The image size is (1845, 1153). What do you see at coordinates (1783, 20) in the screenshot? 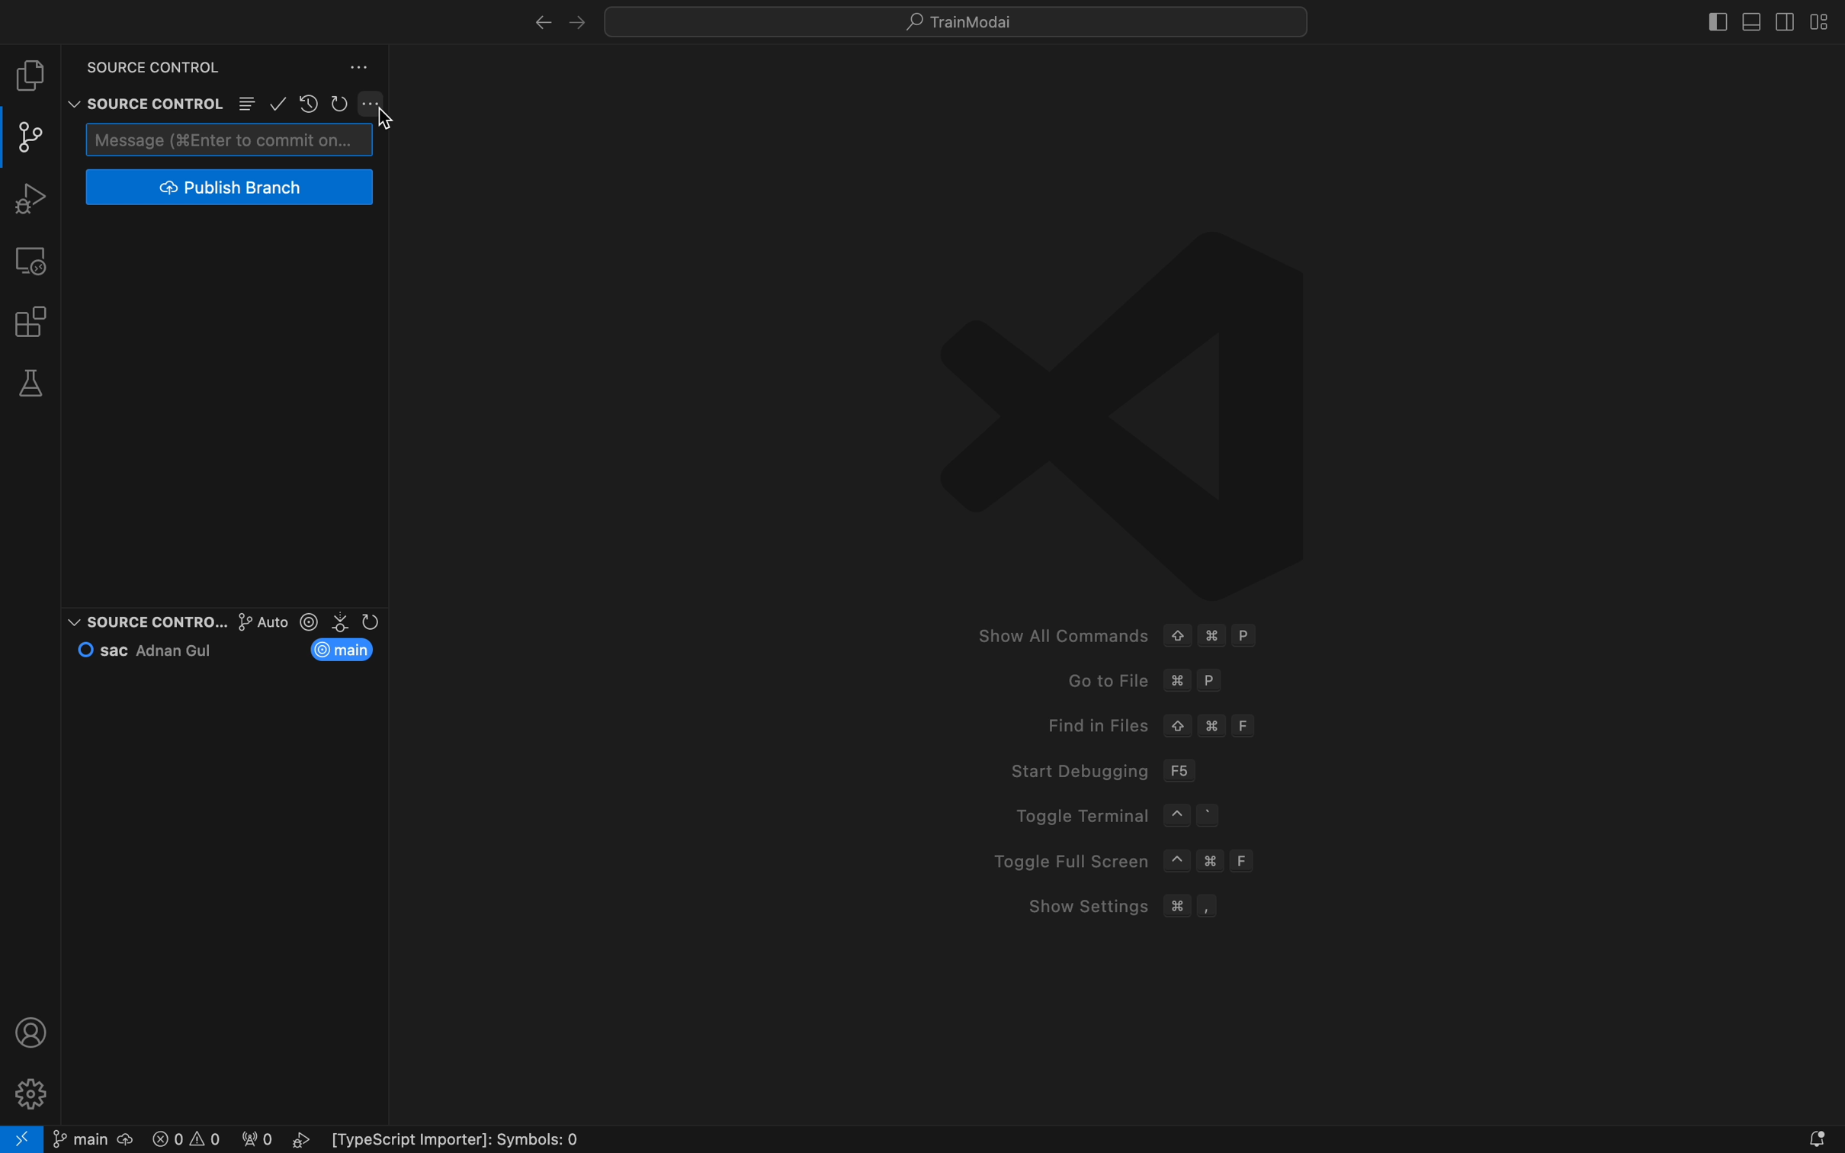
I see `toggle secondary bar` at bounding box center [1783, 20].